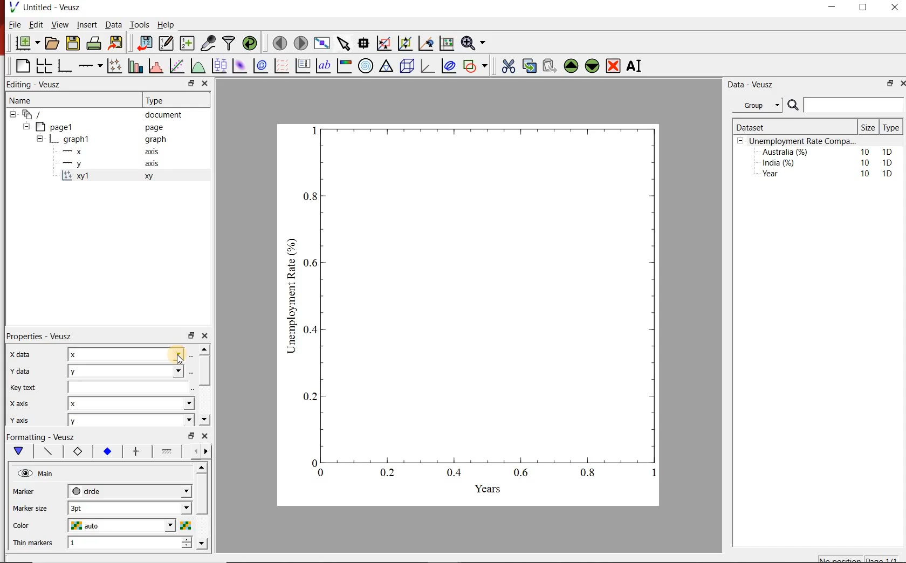 This screenshot has width=906, height=563. I want to click on line 1, so click(167, 450).